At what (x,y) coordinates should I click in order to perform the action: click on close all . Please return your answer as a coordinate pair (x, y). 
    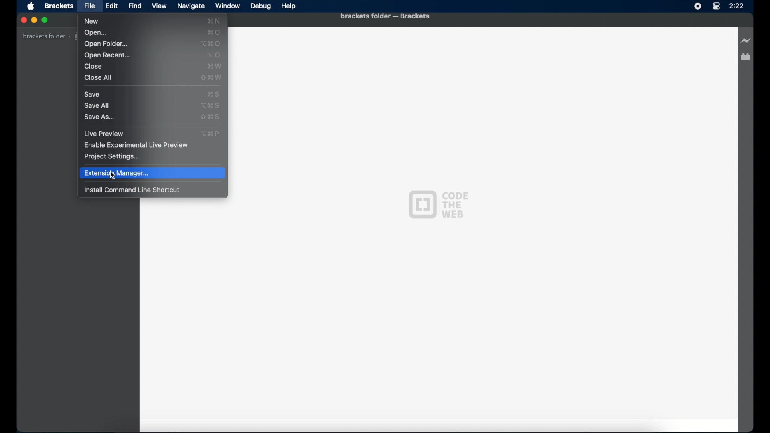
    Looking at the image, I should click on (98, 78).